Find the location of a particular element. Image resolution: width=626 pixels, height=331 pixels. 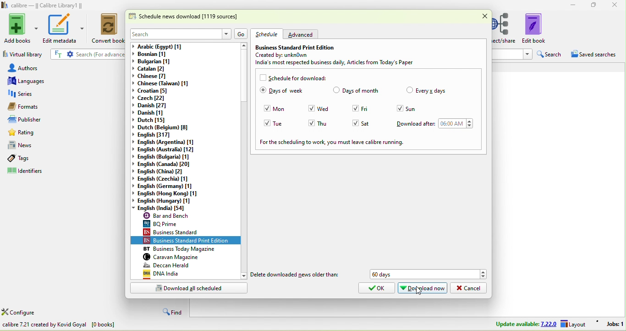

deccan herald is located at coordinates (188, 265).